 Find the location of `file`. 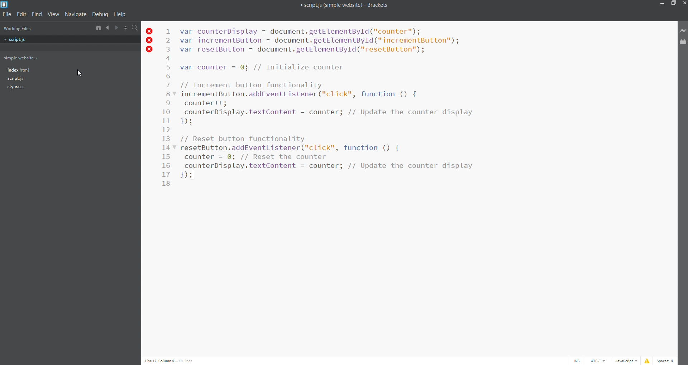

file is located at coordinates (6, 15).